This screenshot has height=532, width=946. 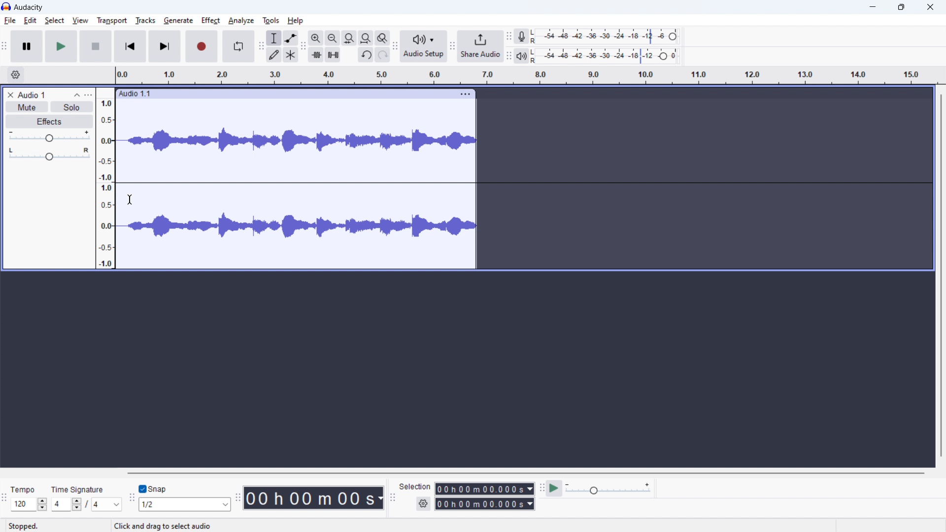 I want to click on skip to end, so click(x=164, y=46).